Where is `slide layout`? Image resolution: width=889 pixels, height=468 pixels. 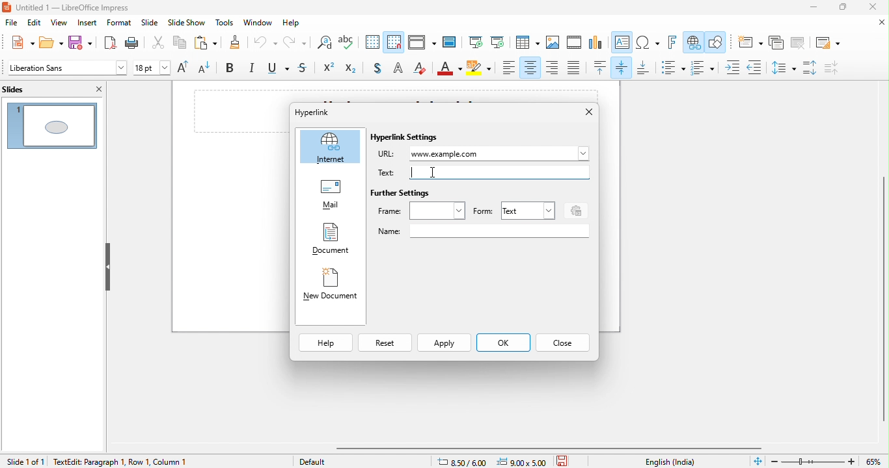 slide layout is located at coordinates (826, 42).